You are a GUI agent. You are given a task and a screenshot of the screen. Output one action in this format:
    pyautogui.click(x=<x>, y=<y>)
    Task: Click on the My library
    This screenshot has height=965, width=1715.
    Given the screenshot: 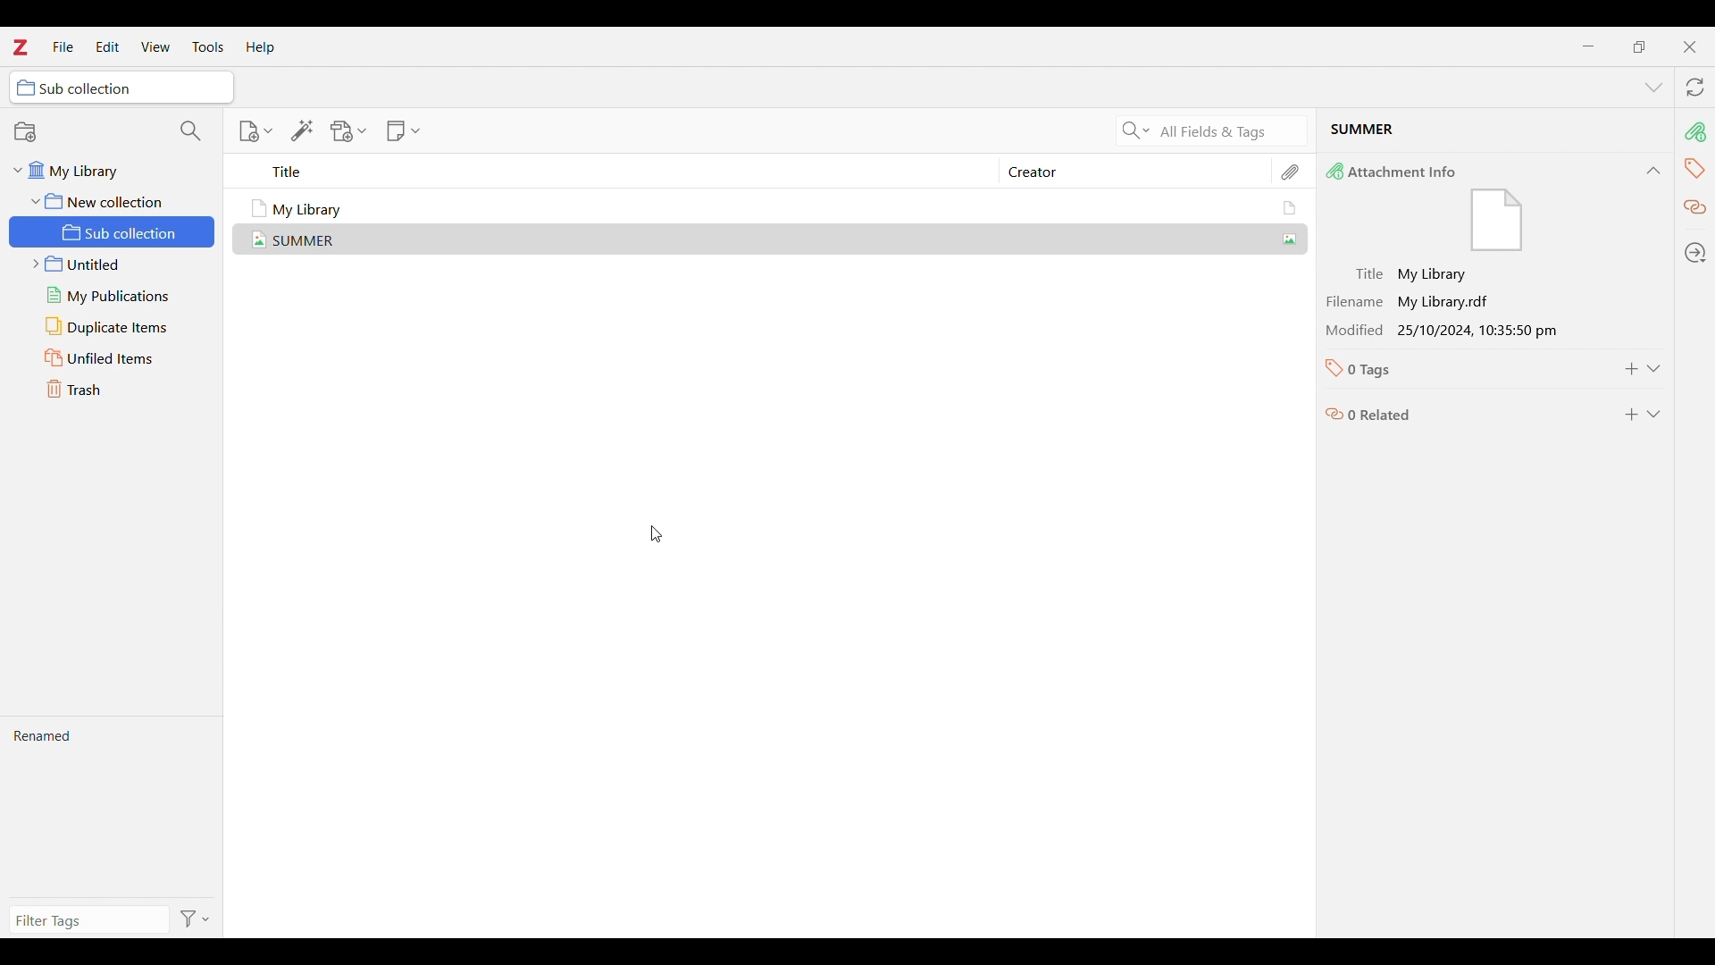 What is the action you would take?
    pyautogui.click(x=103, y=171)
    